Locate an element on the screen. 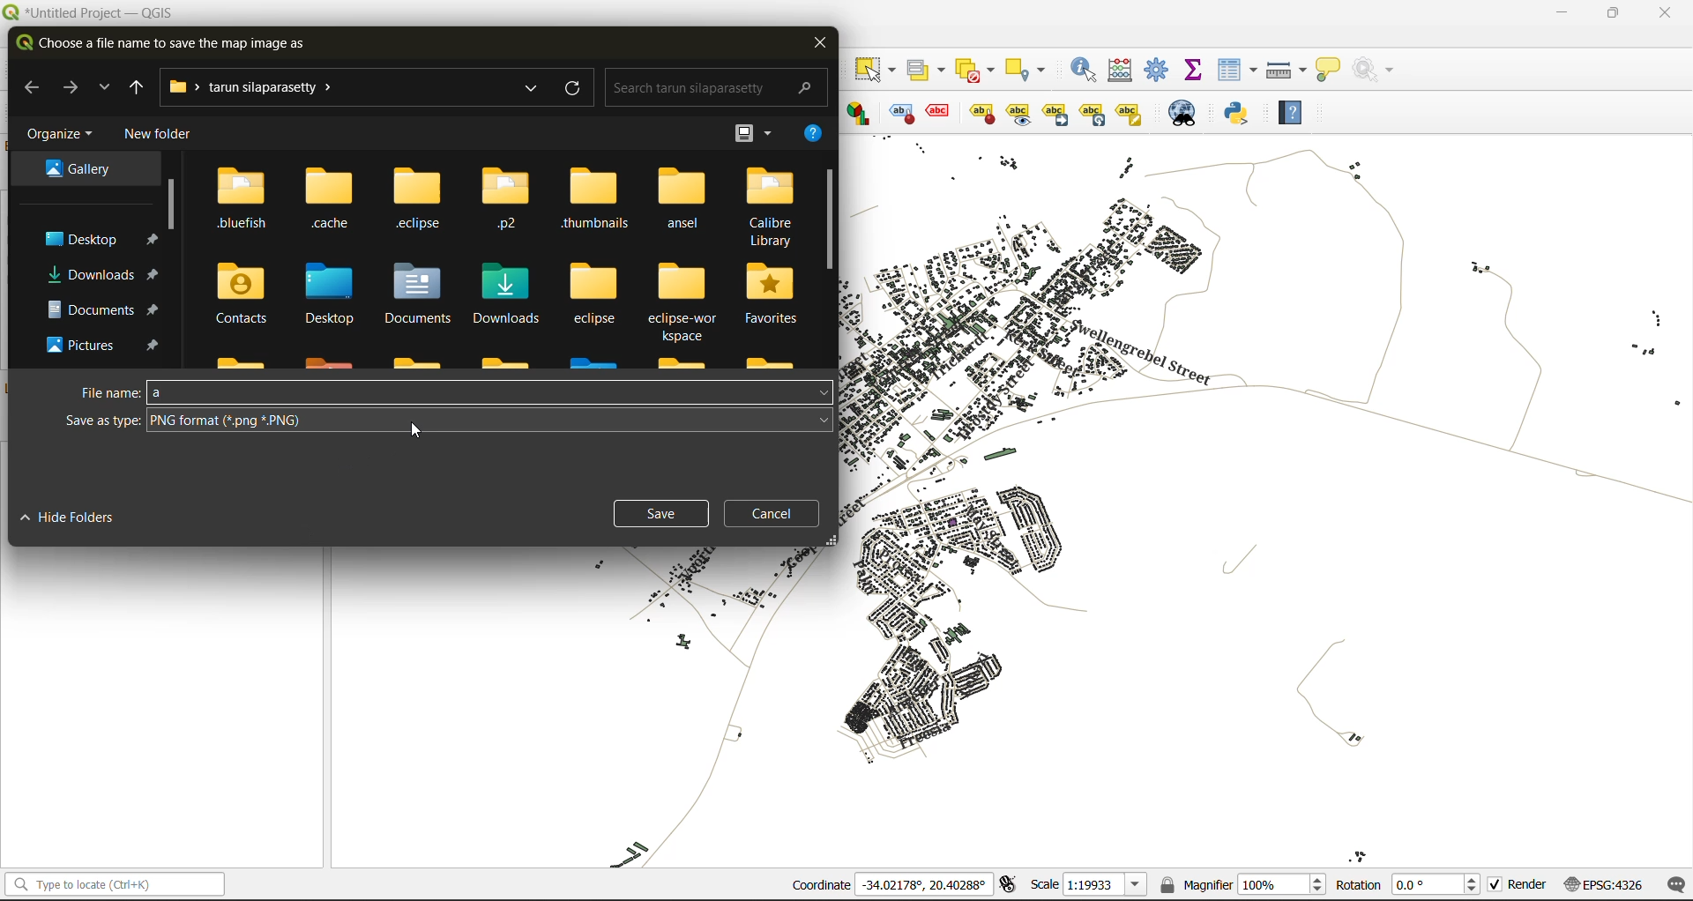 This screenshot has height=901, width=1693. Layer diagram options is located at coordinates (860, 113).